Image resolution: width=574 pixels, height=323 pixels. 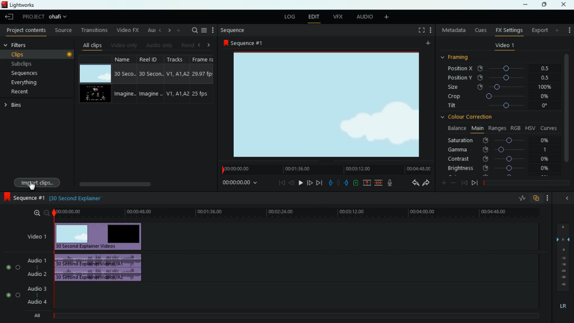 What do you see at coordinates (168, 30) in the screenshot?
I see `right` at bounding box center [168, 30].